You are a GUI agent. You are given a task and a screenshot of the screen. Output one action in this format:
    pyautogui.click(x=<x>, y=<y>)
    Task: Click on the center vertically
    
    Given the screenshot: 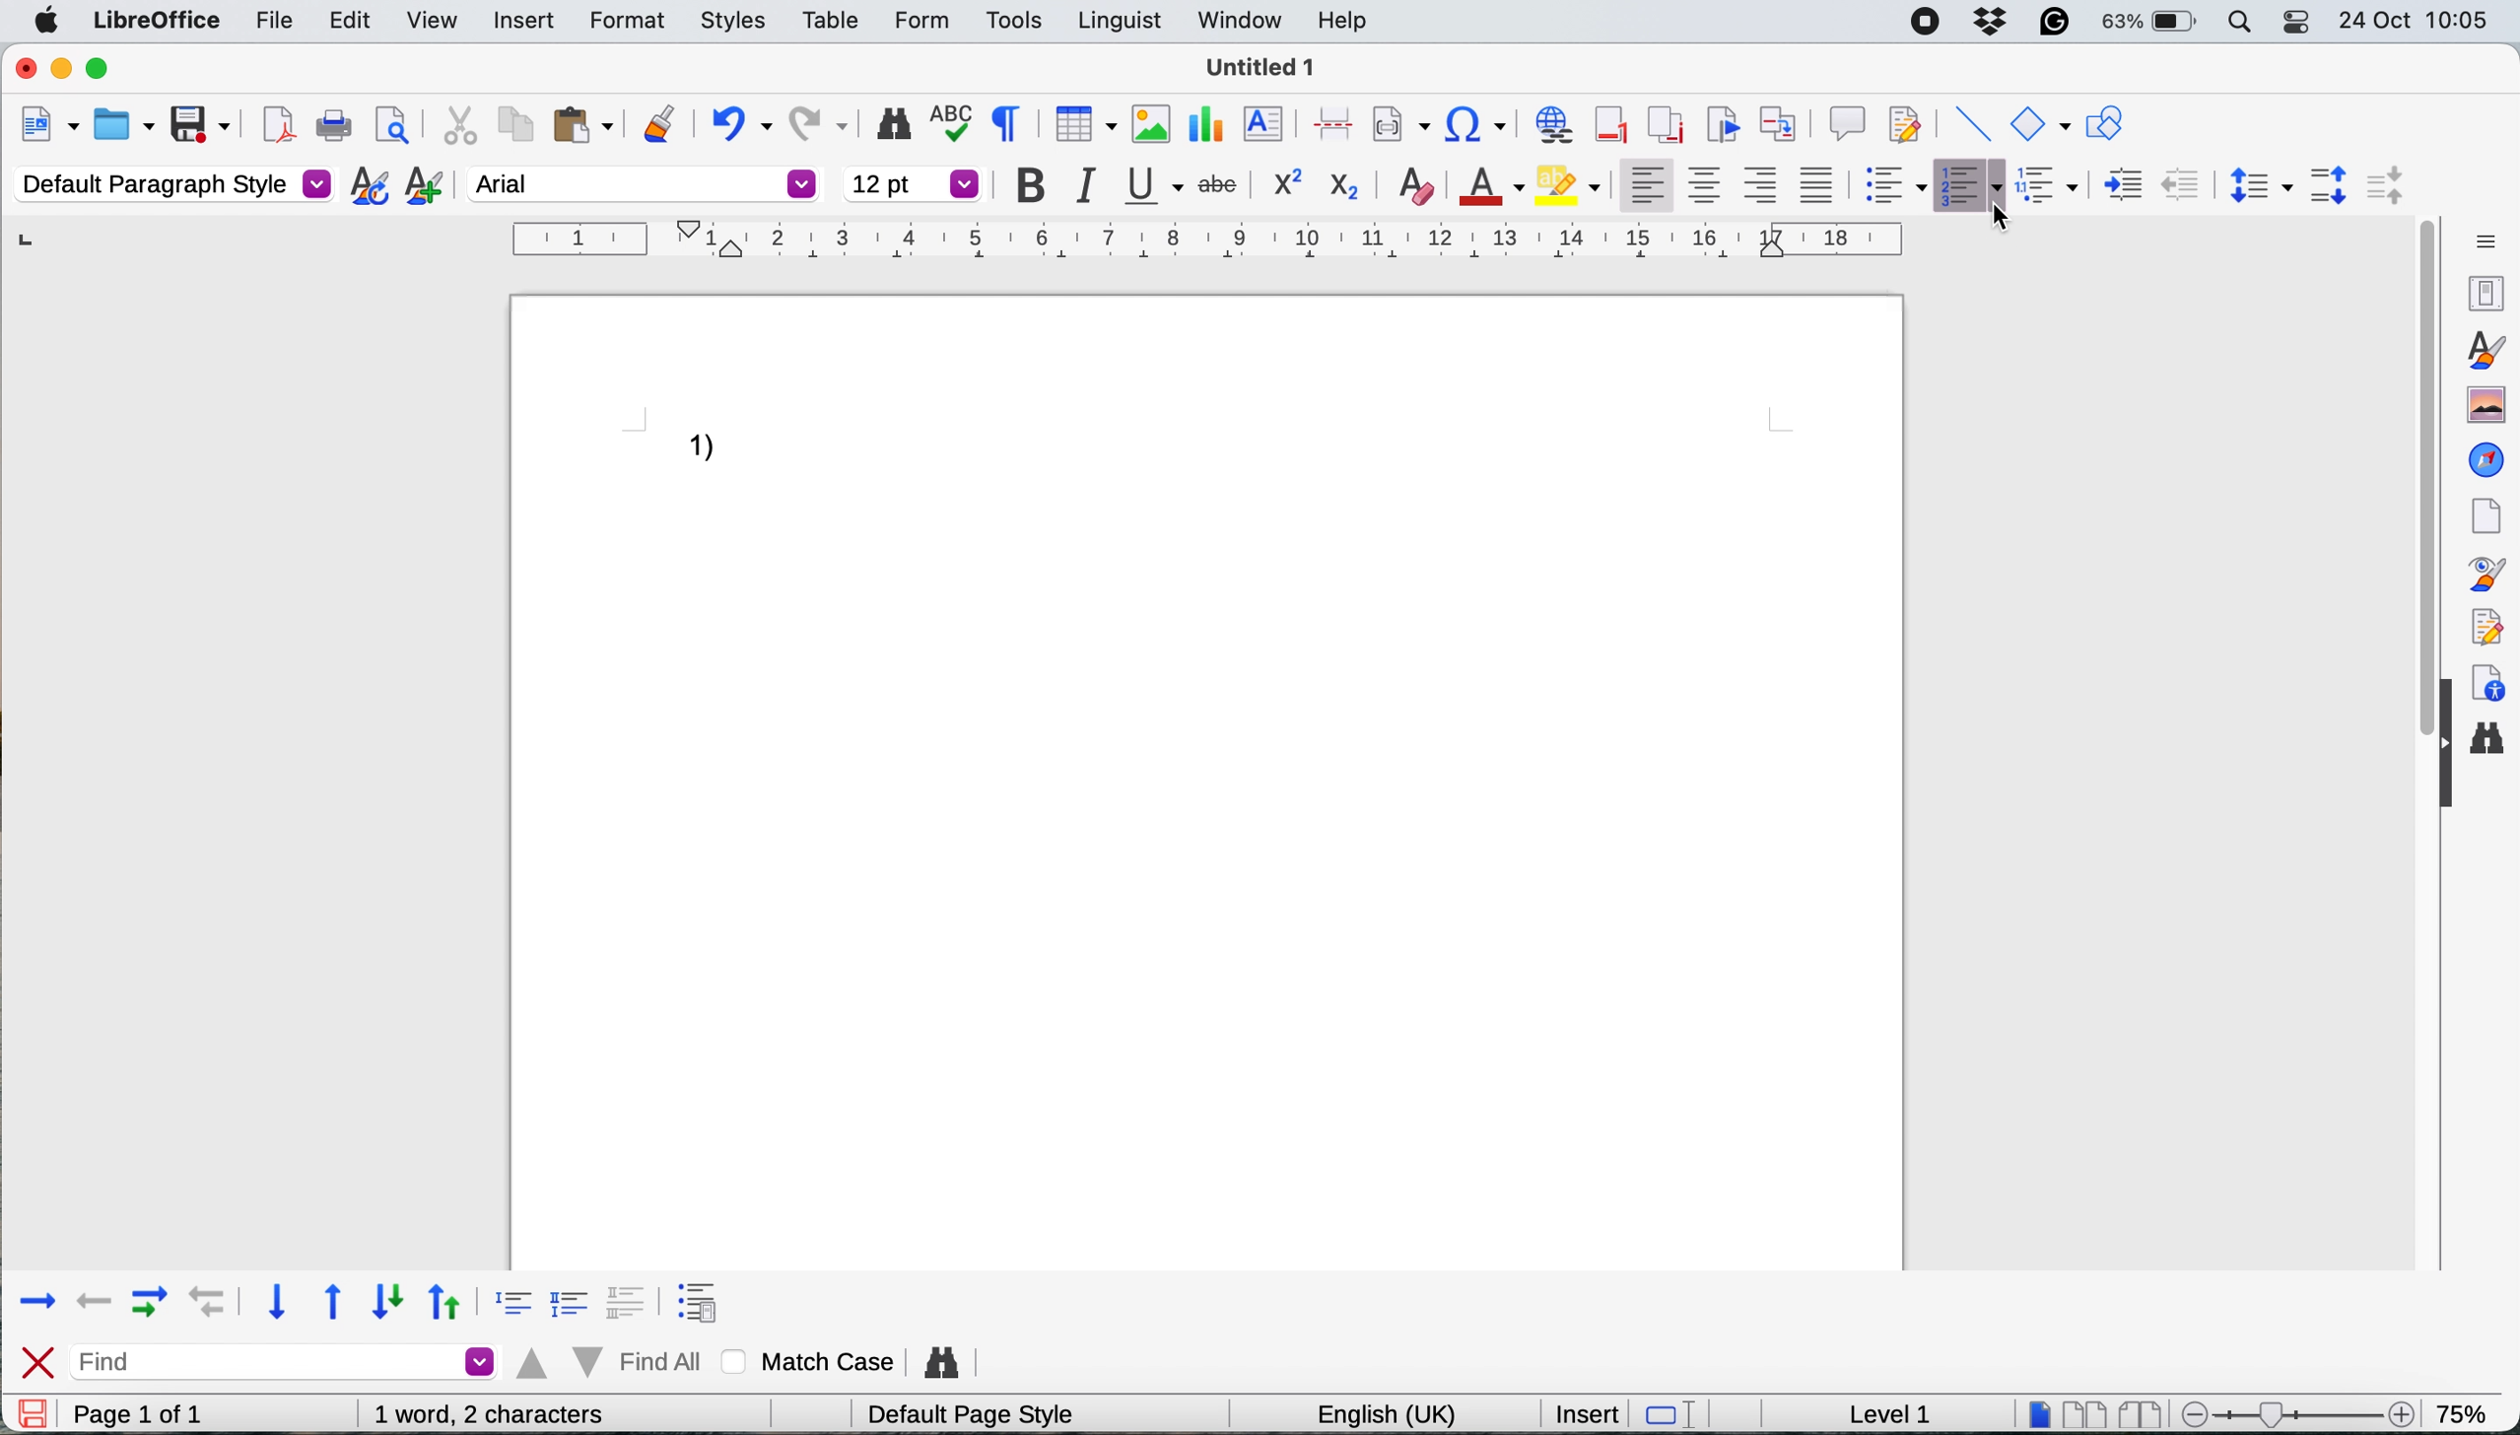 What is the action you would take?
    pyautogui.click(x=1705, y=184)
    